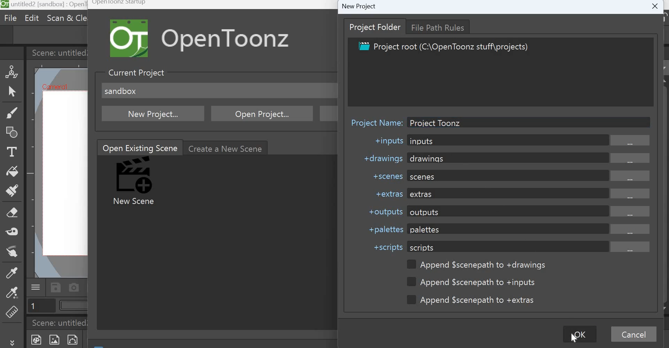 This screenshot has width=669, height=348. I want to click on File, so click(11, 18).